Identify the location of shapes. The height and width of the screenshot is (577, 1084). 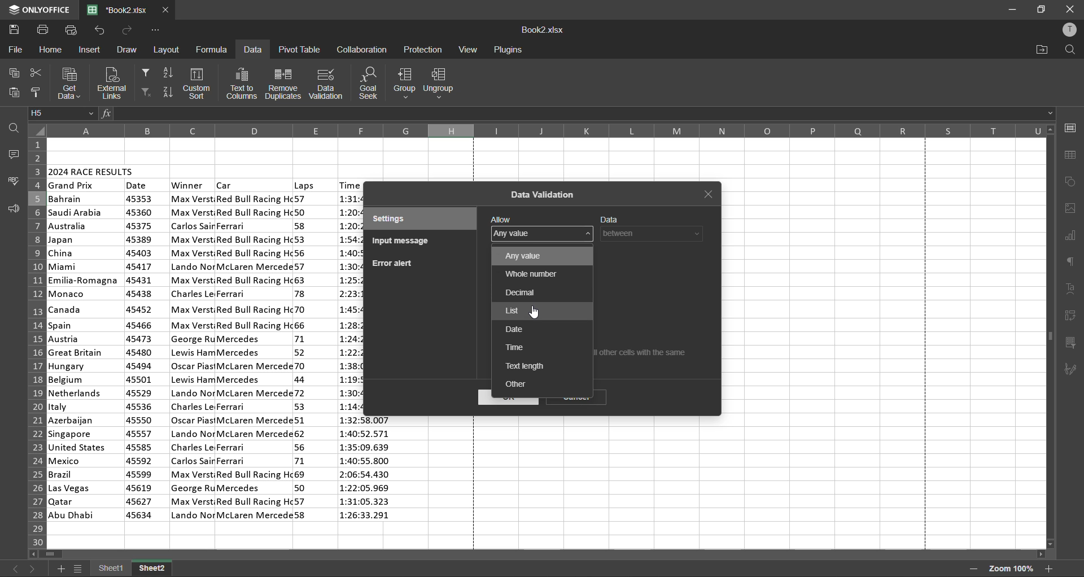
(1071, 182).